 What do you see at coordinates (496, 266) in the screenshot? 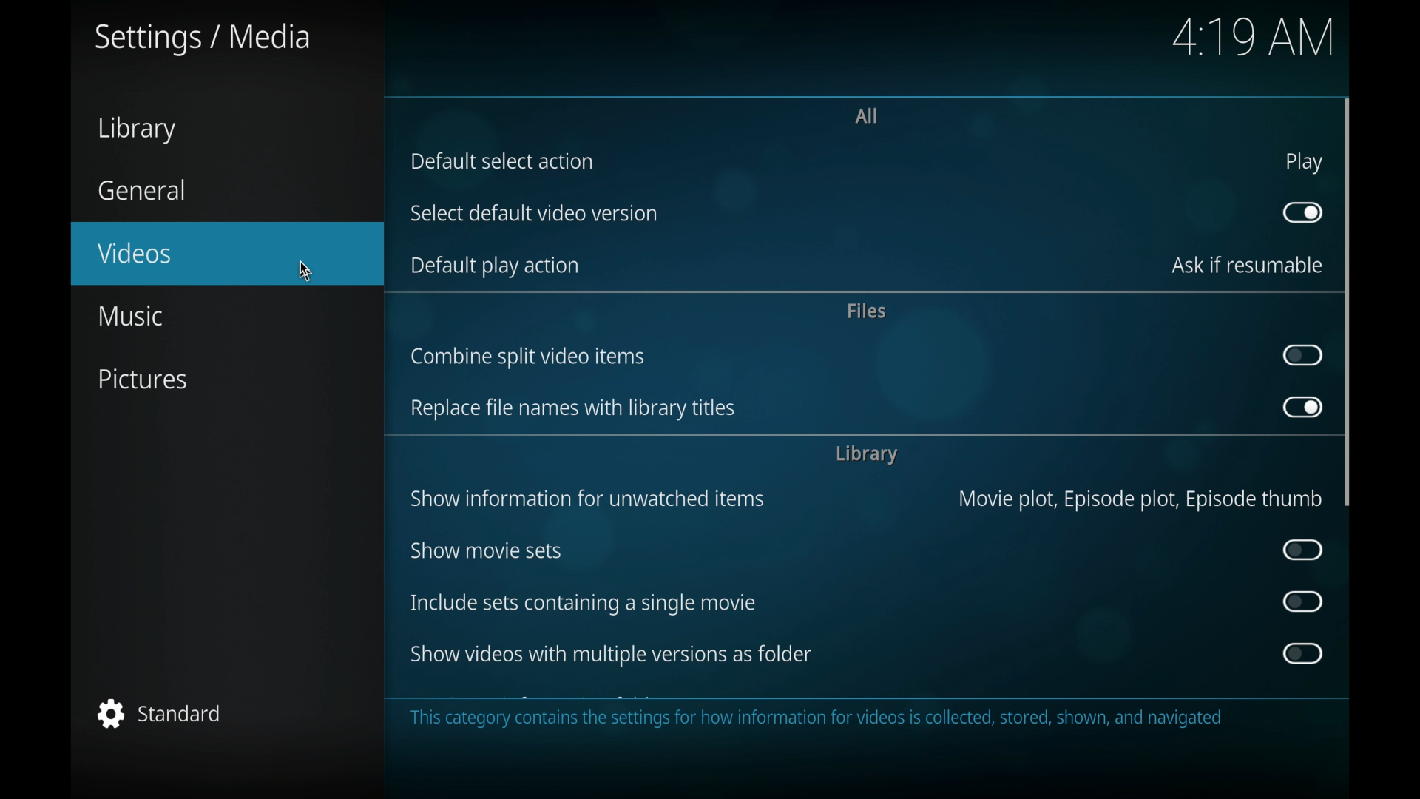
I see `default play action` at bounding box center [496, 266].